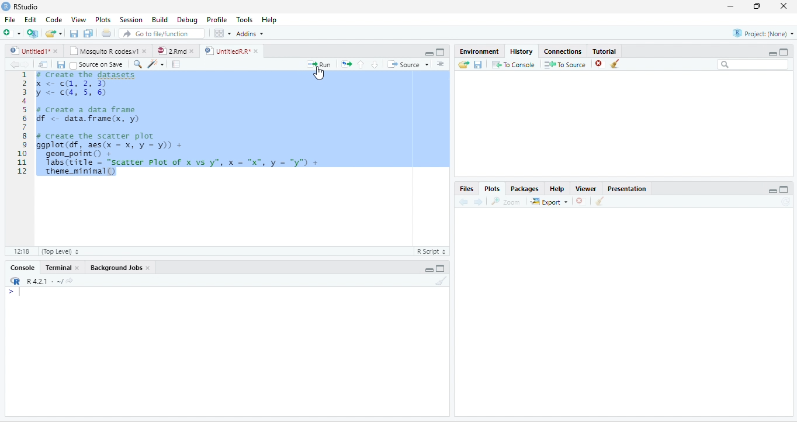 Image resolution: width=797 pixels, height=422 pixels. Describe the element at coordinates (221, 33) in the screenshot. I see `Workspace panes` at that location.